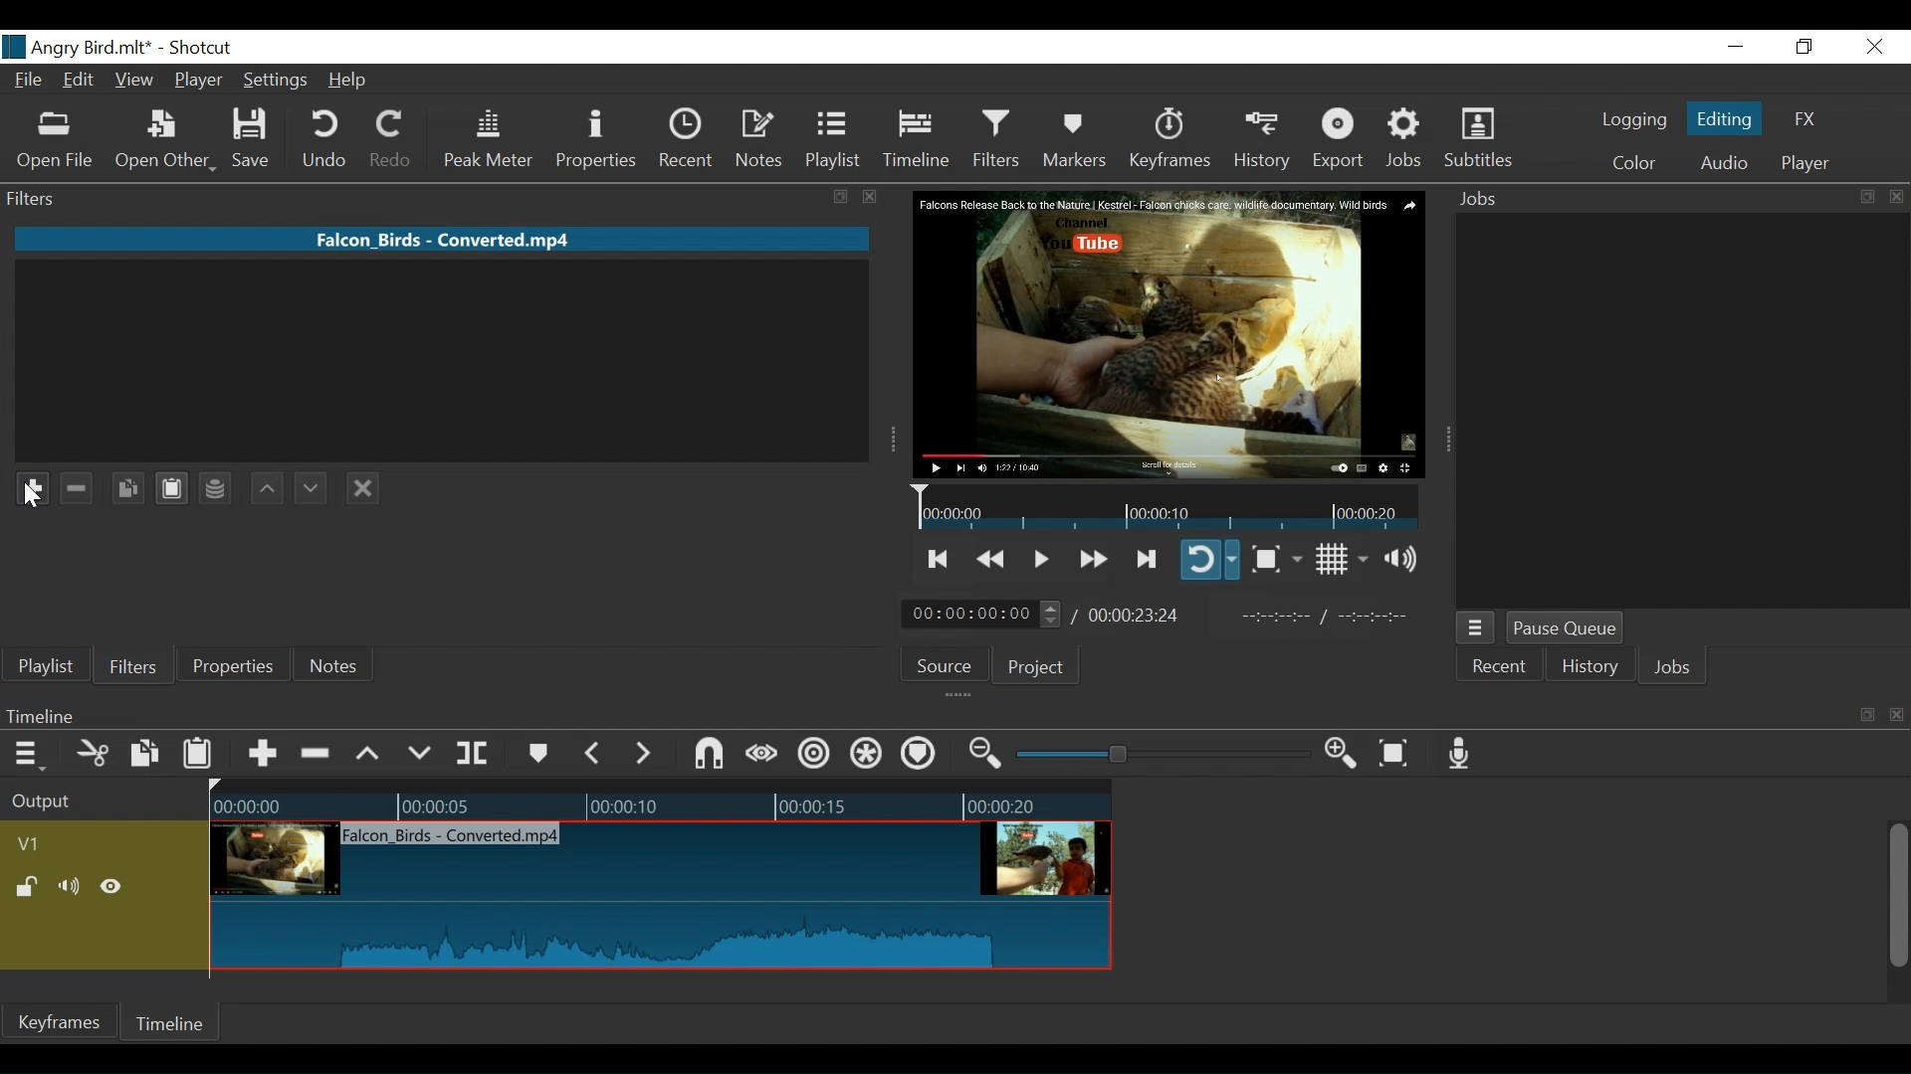 The height and width of the screenshot is (1074, 1911). What do you see at coordinates (354, 80) in the screenshot?
I see `Help` at bounding box center [354, 80].